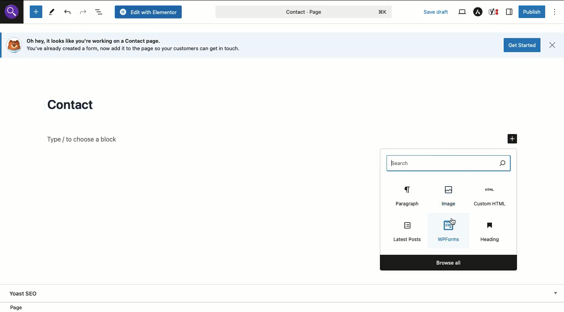 This screenshot has height=312, width=564. What do you see at coordinates (555, 12) in the screenshot?
I see `Options` at bounding box center [555, 12].